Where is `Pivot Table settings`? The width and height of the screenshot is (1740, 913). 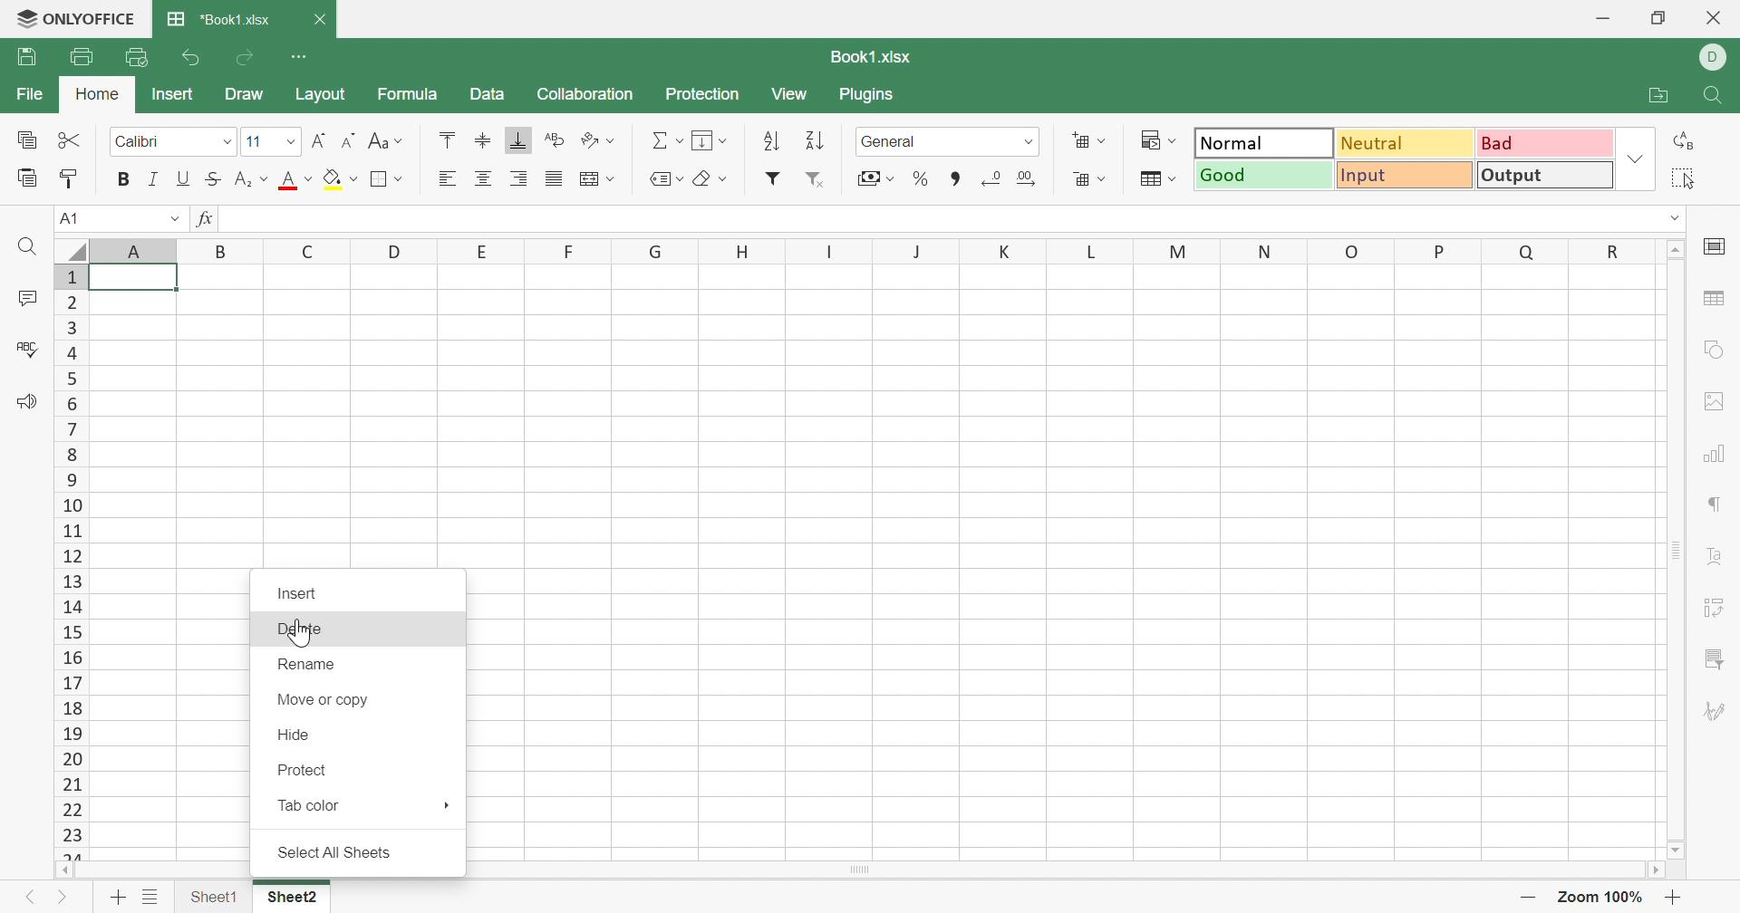
Pivot Table settings is located at coordinates (1717, 608).